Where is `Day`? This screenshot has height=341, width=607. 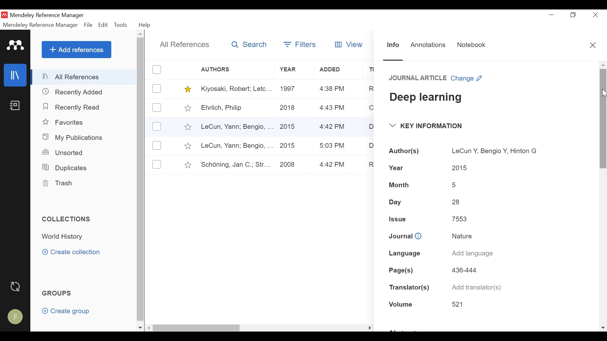 Day is located at coordinates (396, 201).